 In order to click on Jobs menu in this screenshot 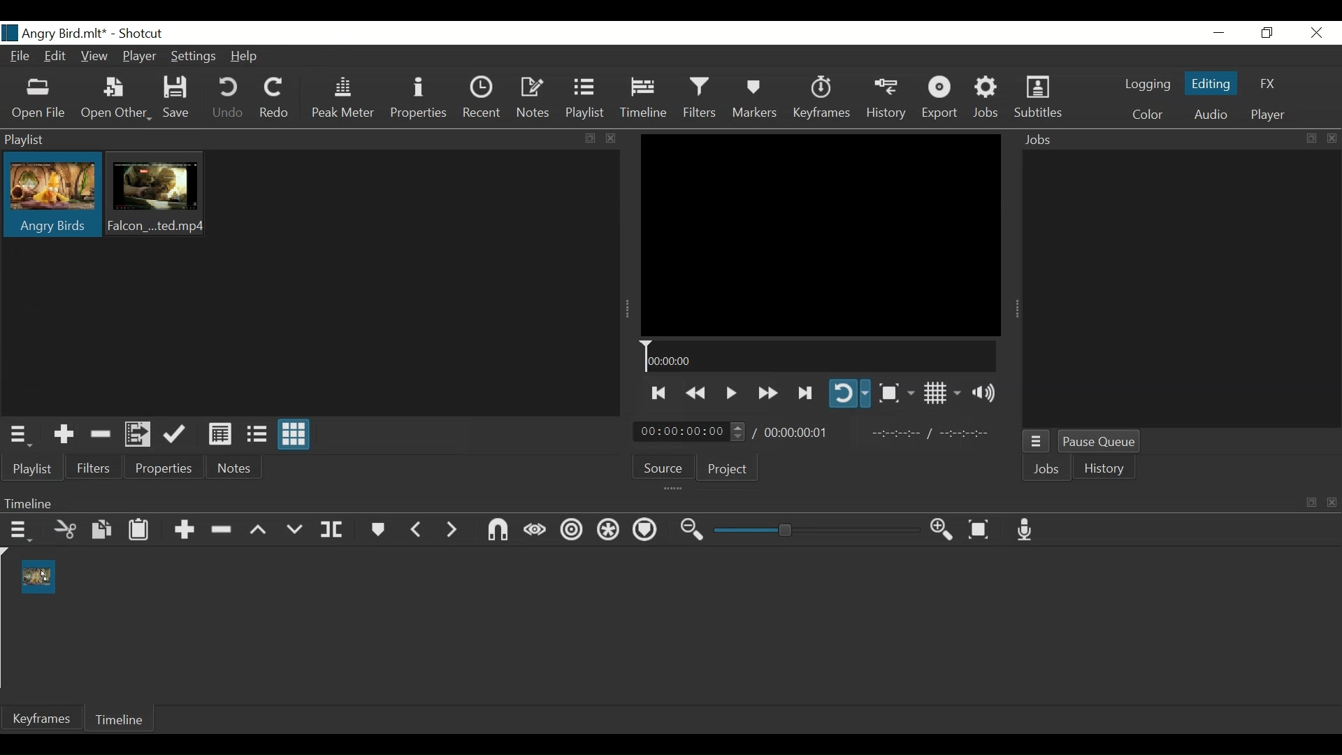, I will do `click(1038, 440)`.